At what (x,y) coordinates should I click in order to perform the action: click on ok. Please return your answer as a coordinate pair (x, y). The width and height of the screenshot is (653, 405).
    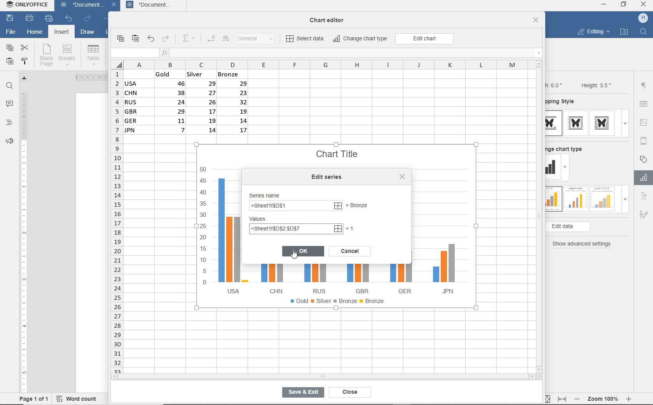
    Looking at the image, I should click on (303, 251).